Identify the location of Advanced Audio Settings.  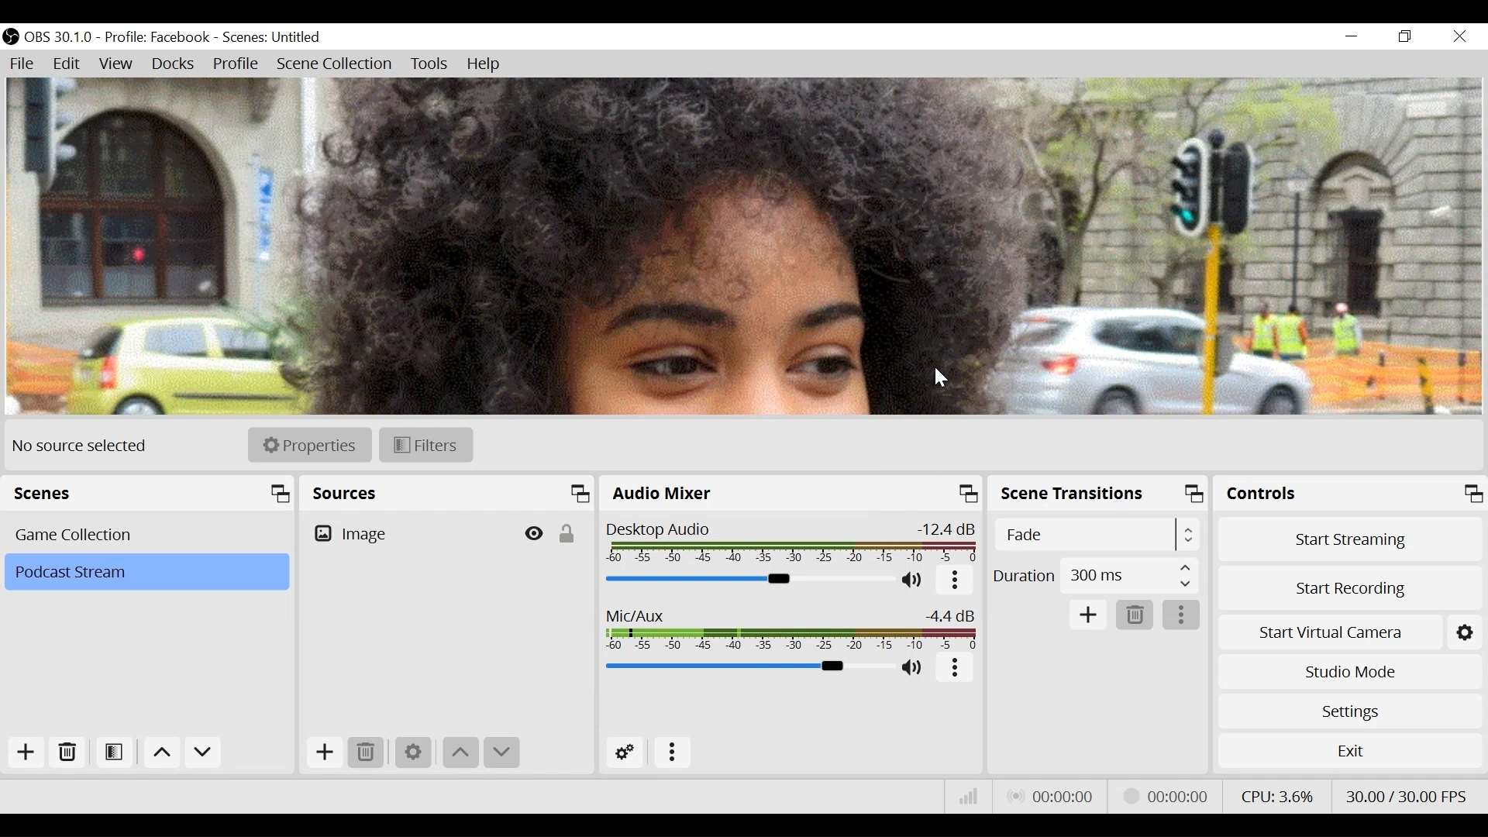
(626, 755).